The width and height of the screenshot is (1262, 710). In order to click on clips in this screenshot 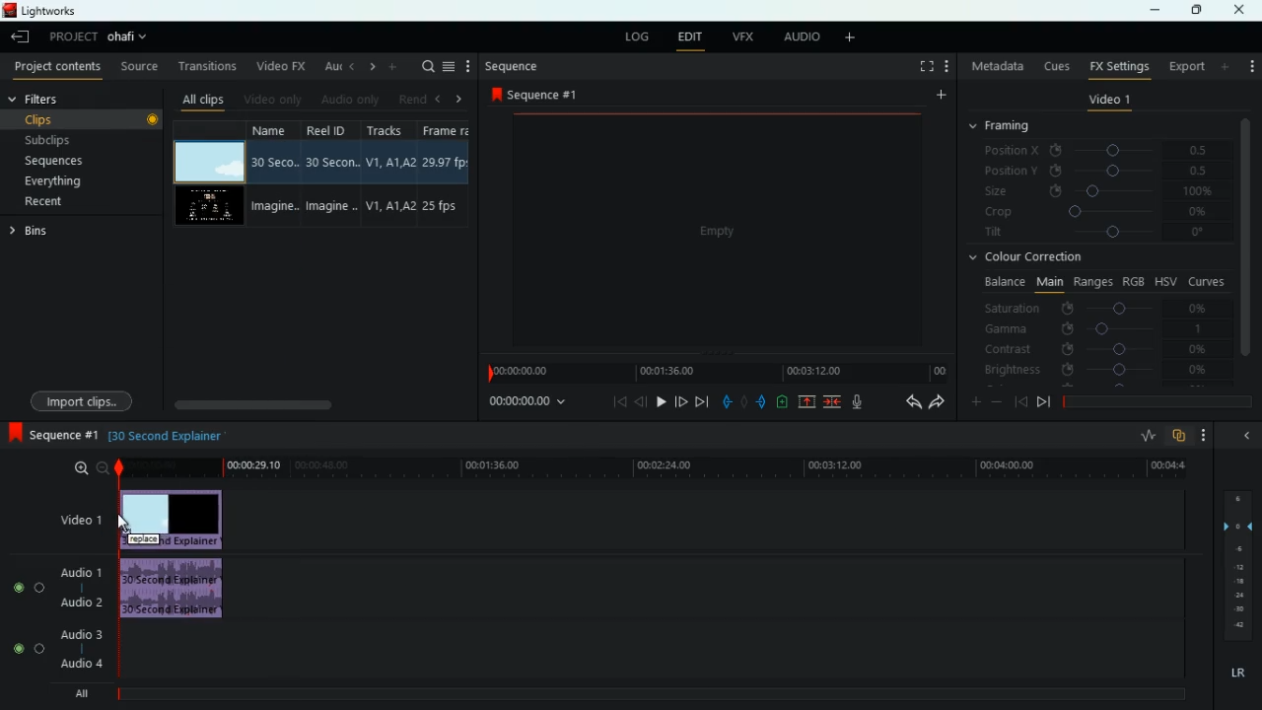, I will do `click(84, 119)`.